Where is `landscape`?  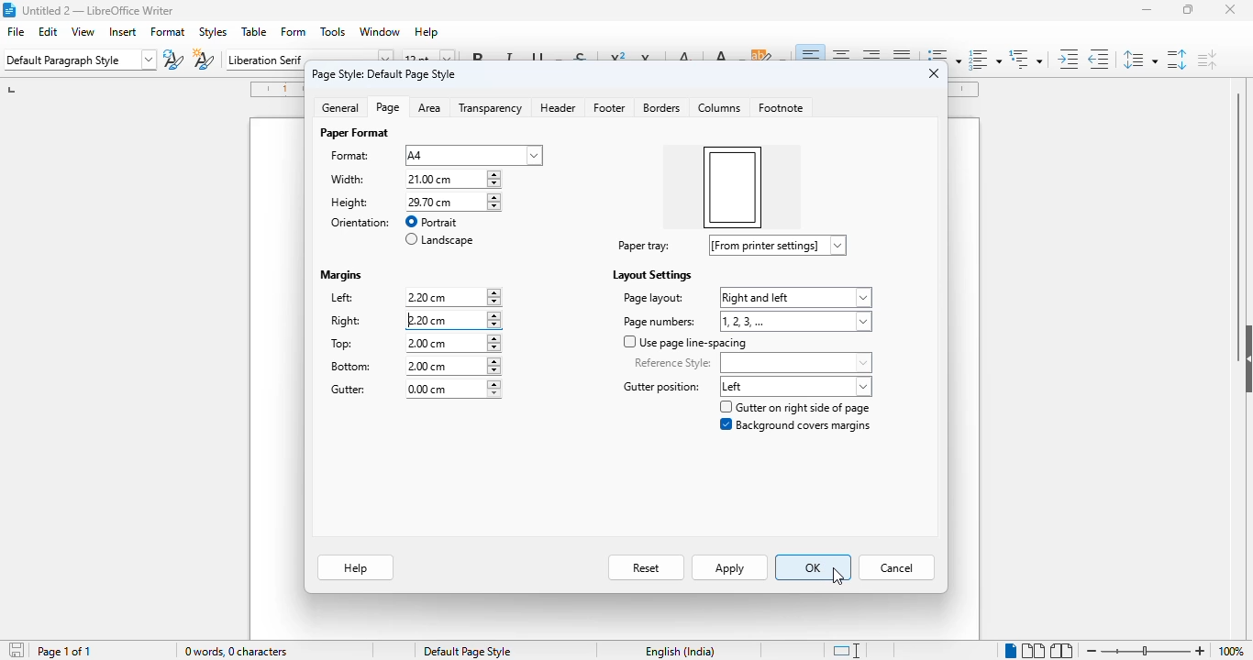
landscape is located at coordinates (440, 239).